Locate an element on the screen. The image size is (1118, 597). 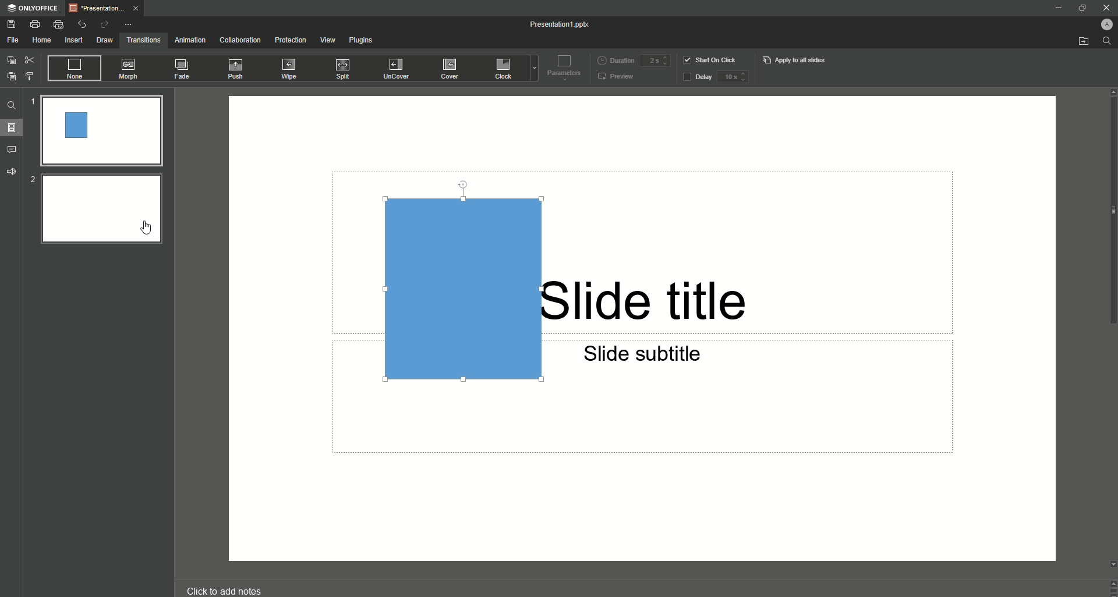
Paste is located at coordinates (11, 76).